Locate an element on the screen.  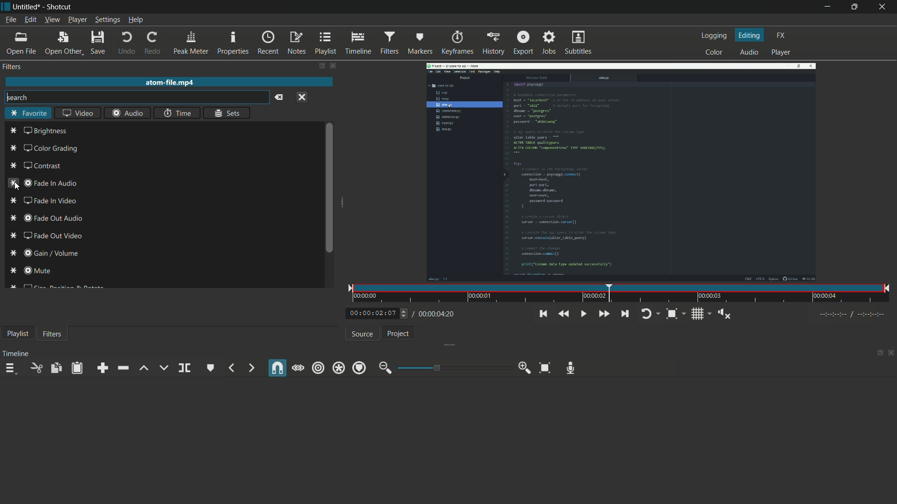
clear search is located at coordinates (279, 97).